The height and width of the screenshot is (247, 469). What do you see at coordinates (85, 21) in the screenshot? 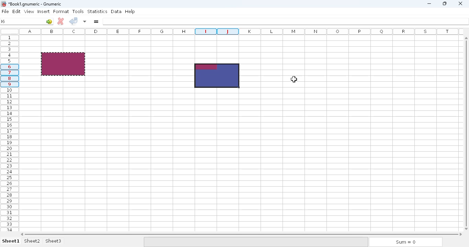
I see `accept changes in multiple cells` at bounding box center [85, 21].